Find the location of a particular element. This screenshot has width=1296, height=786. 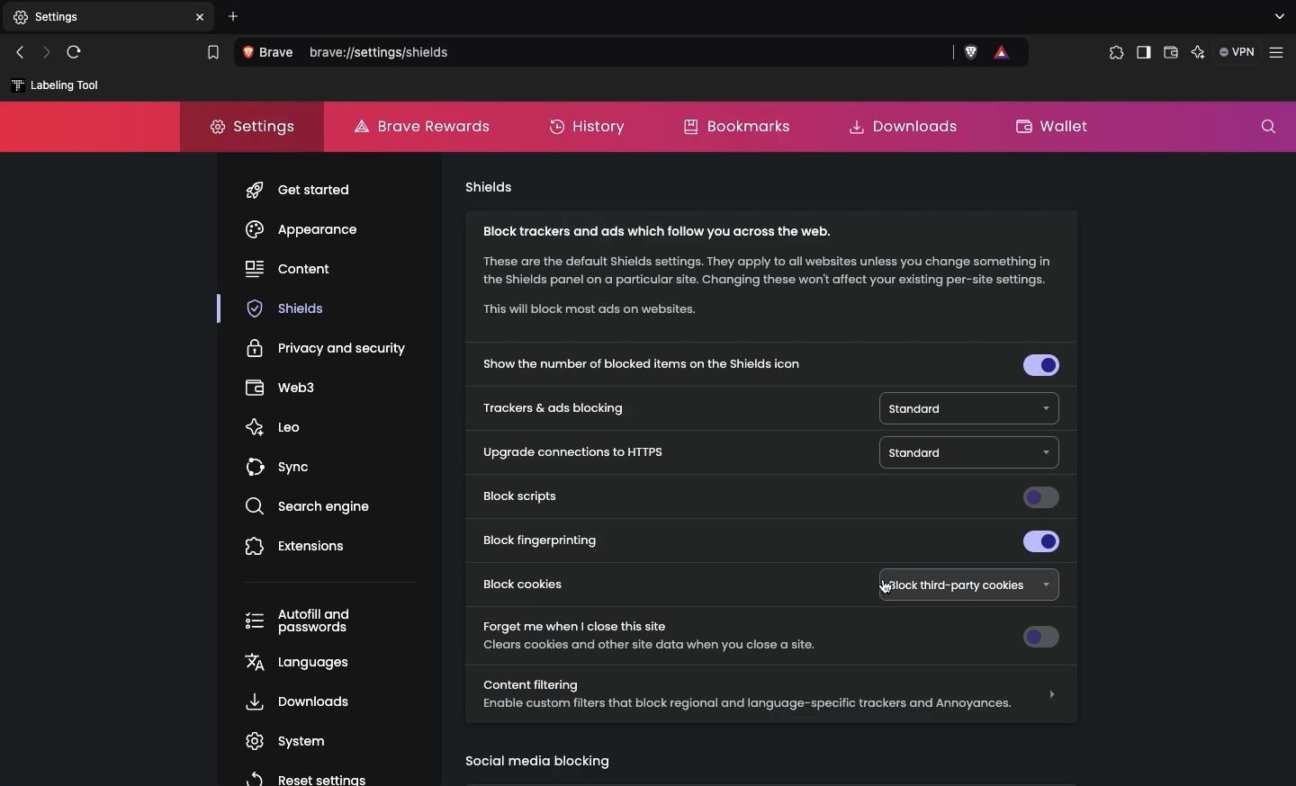

shields is located at coordinates (289, 310).